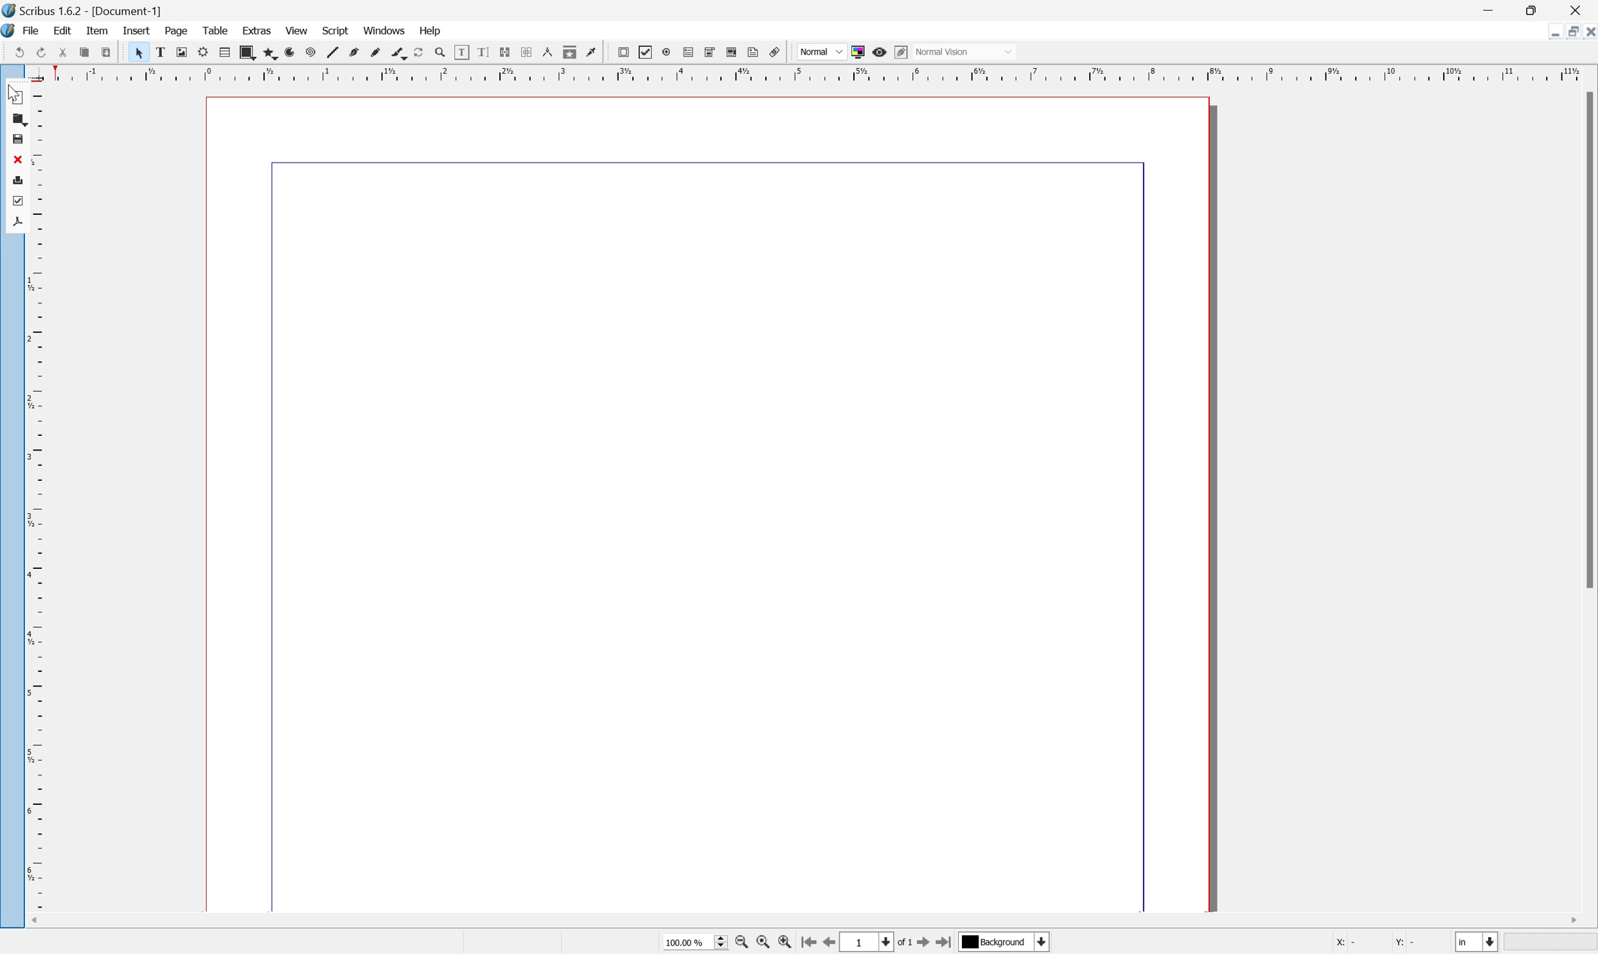 The height and width of the screenshot is (954, 1598). I want to click on preflight verifier, so click(17, 201).